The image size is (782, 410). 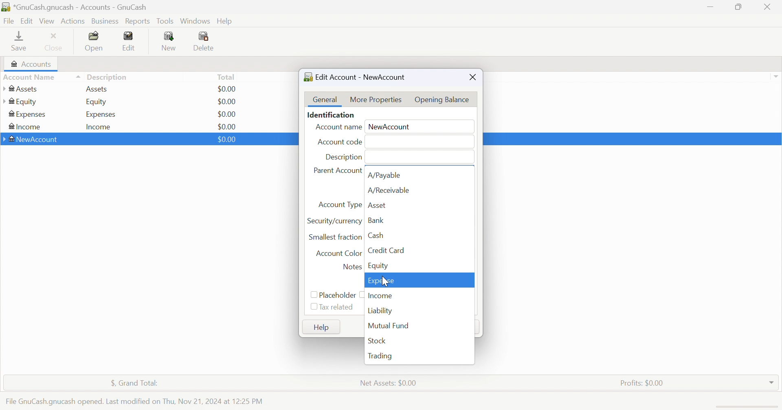 What do you see at coordinates (227, 21) in the screenshot?
I see `Help` at bounding box center [227, 21].